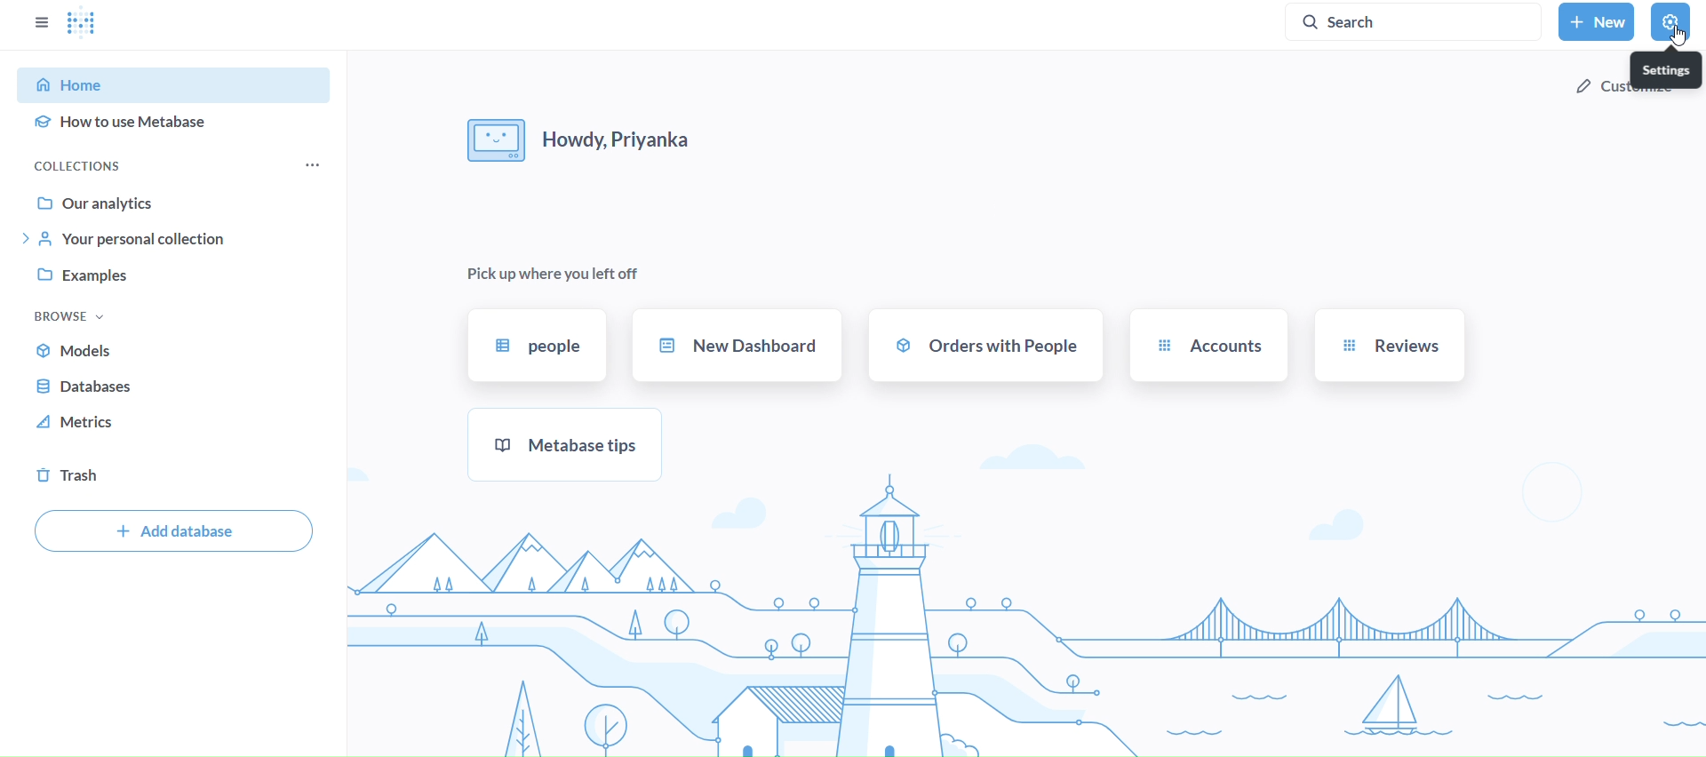  I want to click on example, so click(179, 277).